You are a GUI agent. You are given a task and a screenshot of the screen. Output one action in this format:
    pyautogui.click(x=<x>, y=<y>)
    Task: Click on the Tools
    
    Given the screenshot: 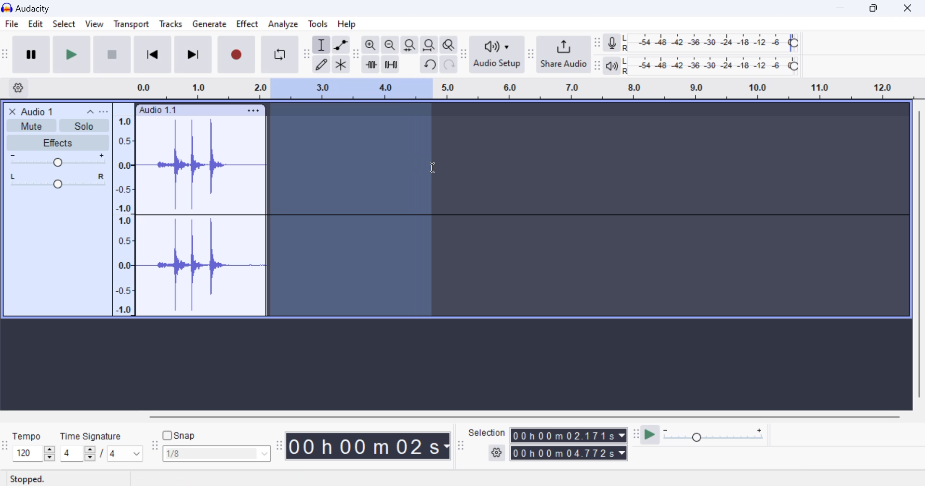 What is the action you would take?
    pyautogui.click(x=318, y=23)
    